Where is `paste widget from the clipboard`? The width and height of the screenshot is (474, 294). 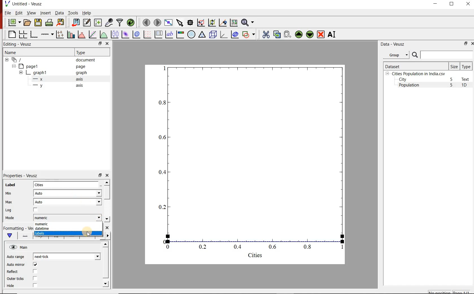 paste widget from the clipboard is located at coordinates (288, 34).